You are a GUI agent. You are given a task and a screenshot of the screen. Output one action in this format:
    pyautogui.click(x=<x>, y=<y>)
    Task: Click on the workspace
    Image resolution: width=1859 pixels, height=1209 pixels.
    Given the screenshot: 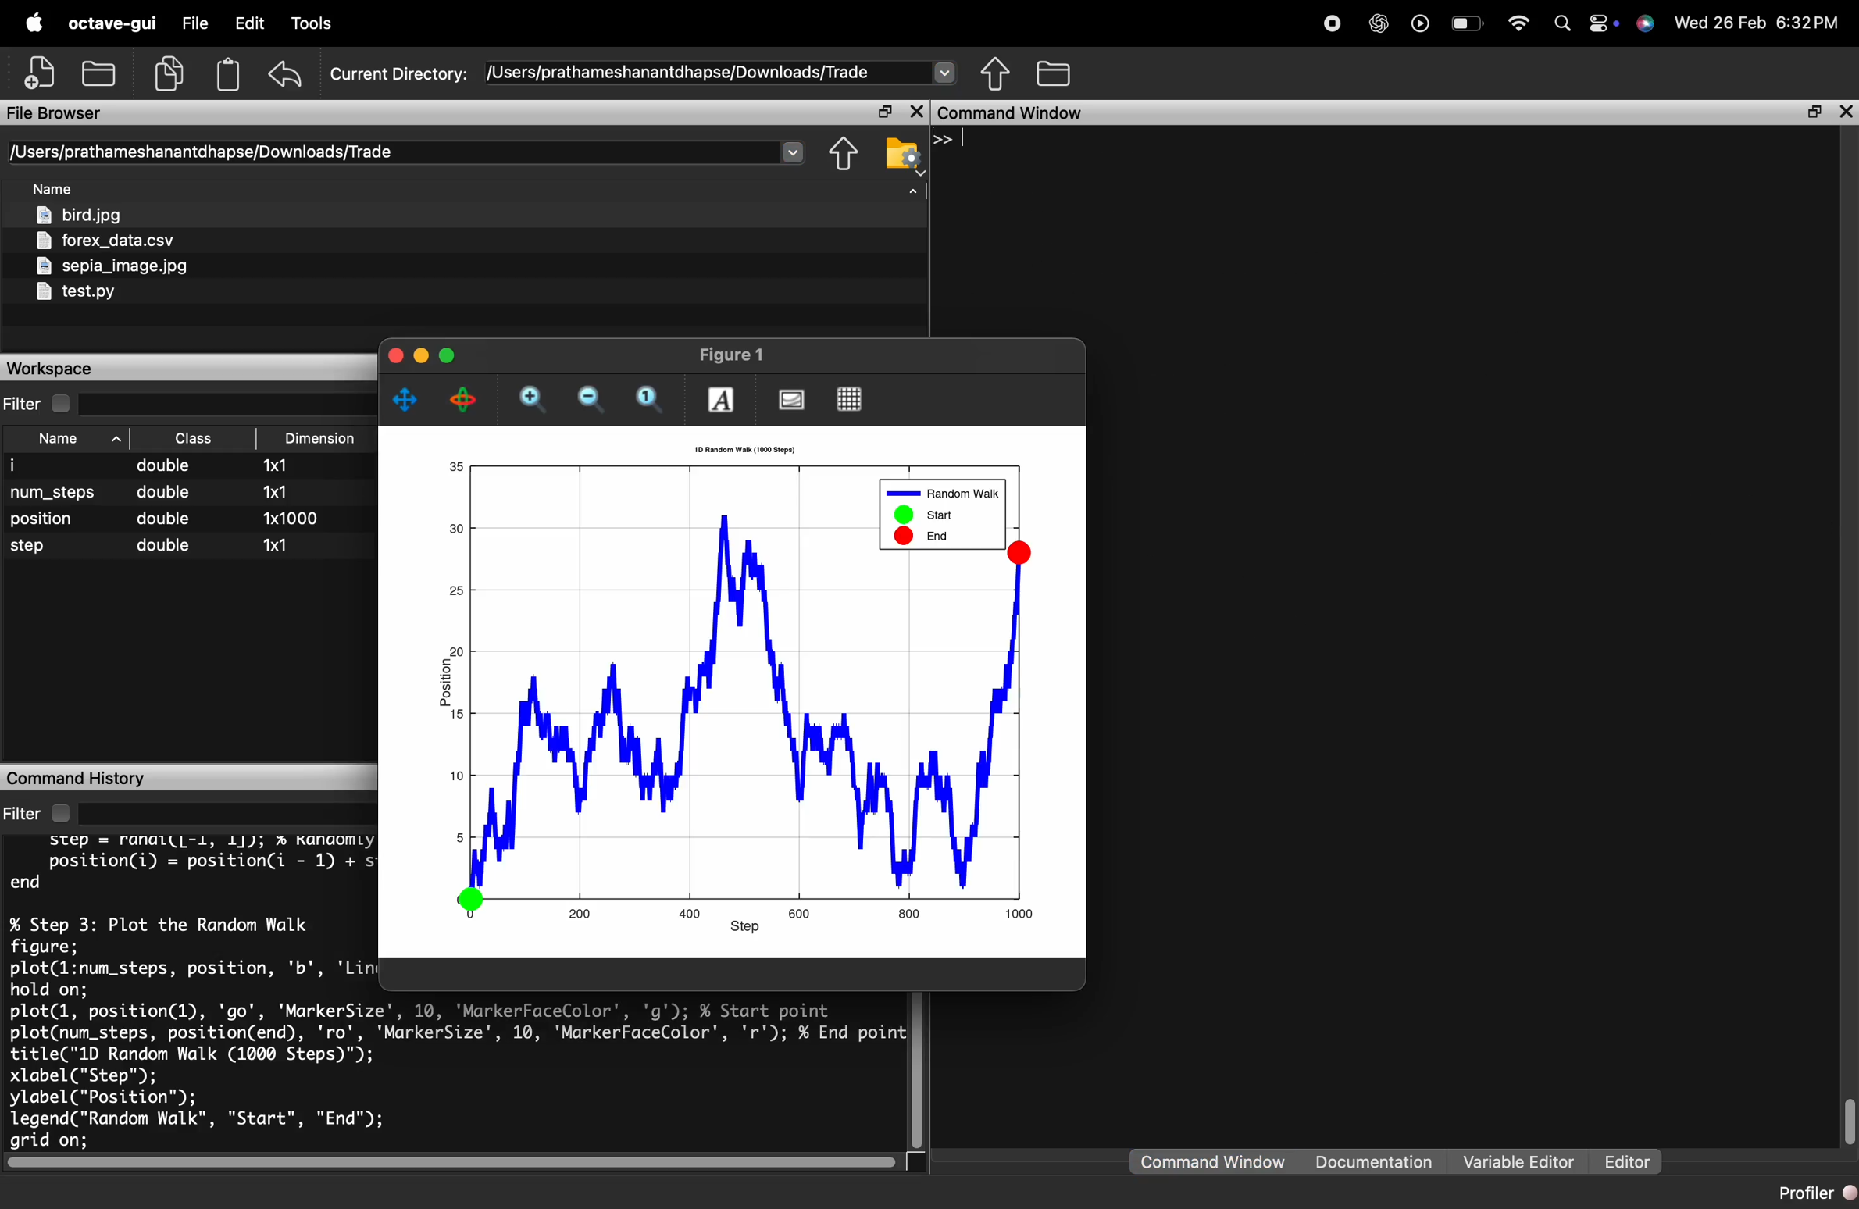 What is the action you would take?
    pyautogui.click(x=59, y=369)
    